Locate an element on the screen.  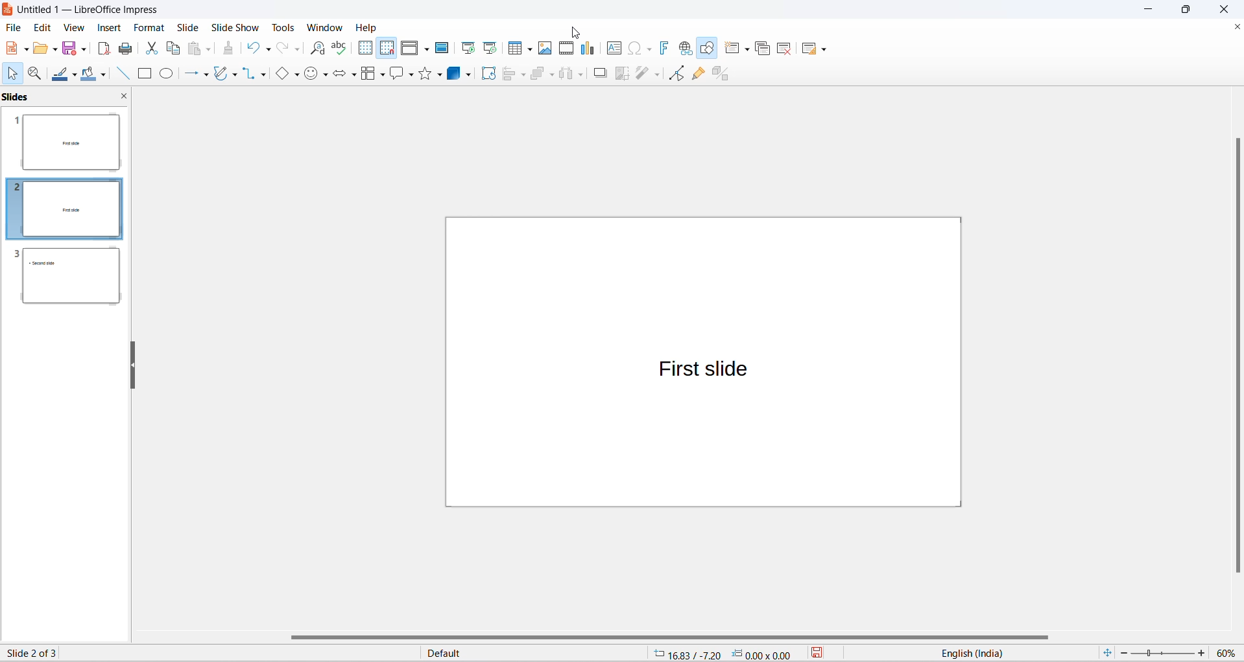
toggle extrusion is located at coordinates (731, 74).